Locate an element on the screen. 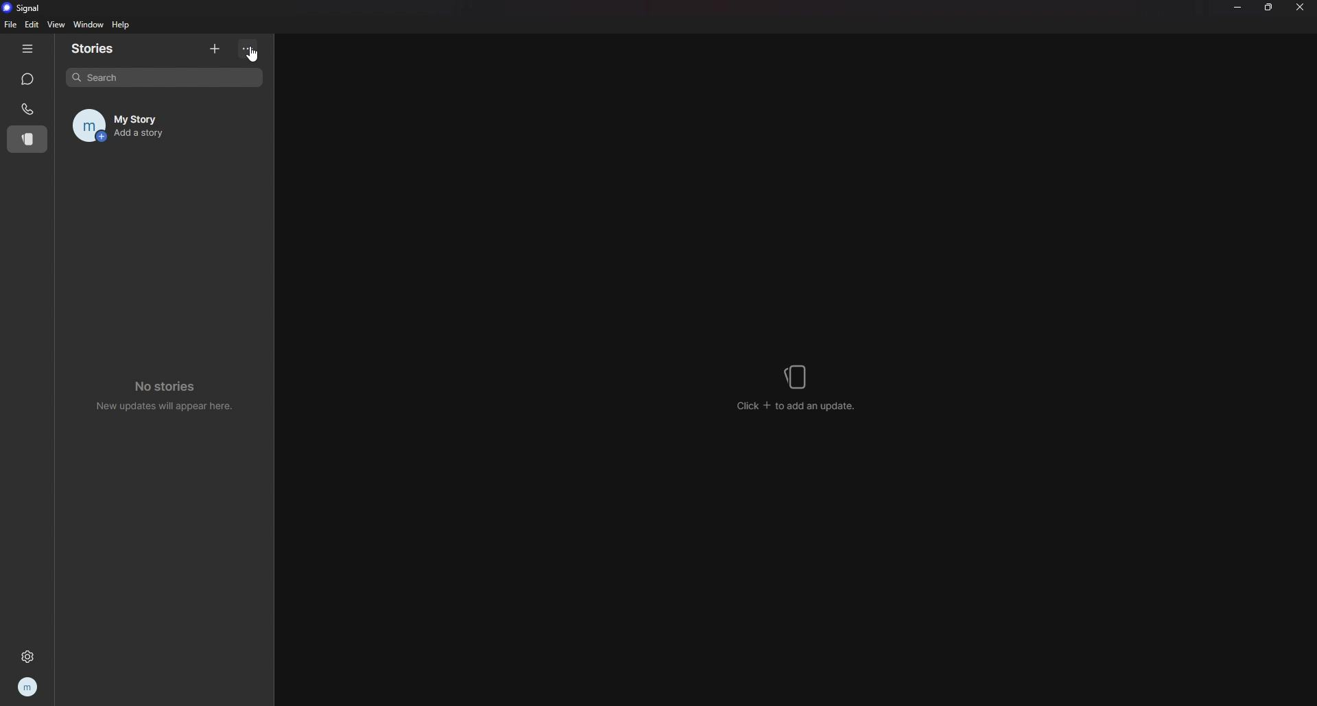  edit is located at coordinates (32, 25).